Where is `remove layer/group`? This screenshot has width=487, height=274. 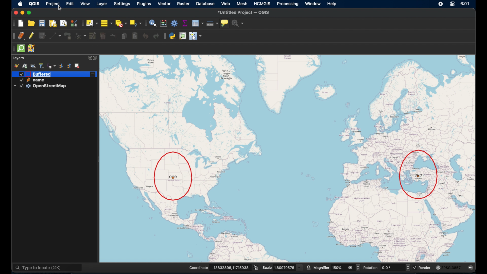 remove layer/group is located at coordinates (78, 66).